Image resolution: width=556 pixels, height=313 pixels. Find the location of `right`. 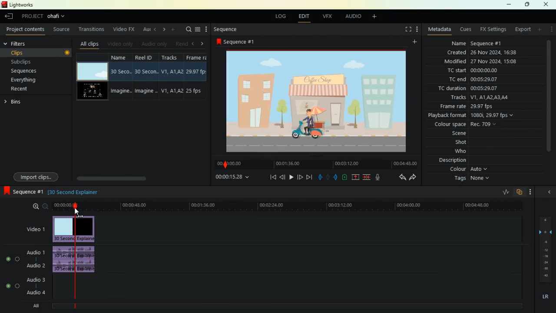

right is located at coordinates (203, 44).